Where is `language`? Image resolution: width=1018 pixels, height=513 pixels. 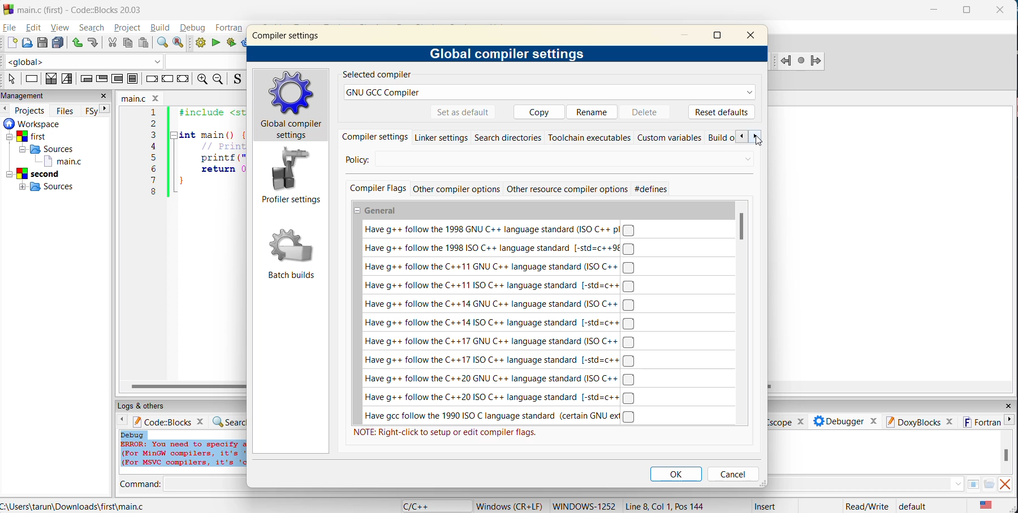
language is located at coordinates (417, 506).